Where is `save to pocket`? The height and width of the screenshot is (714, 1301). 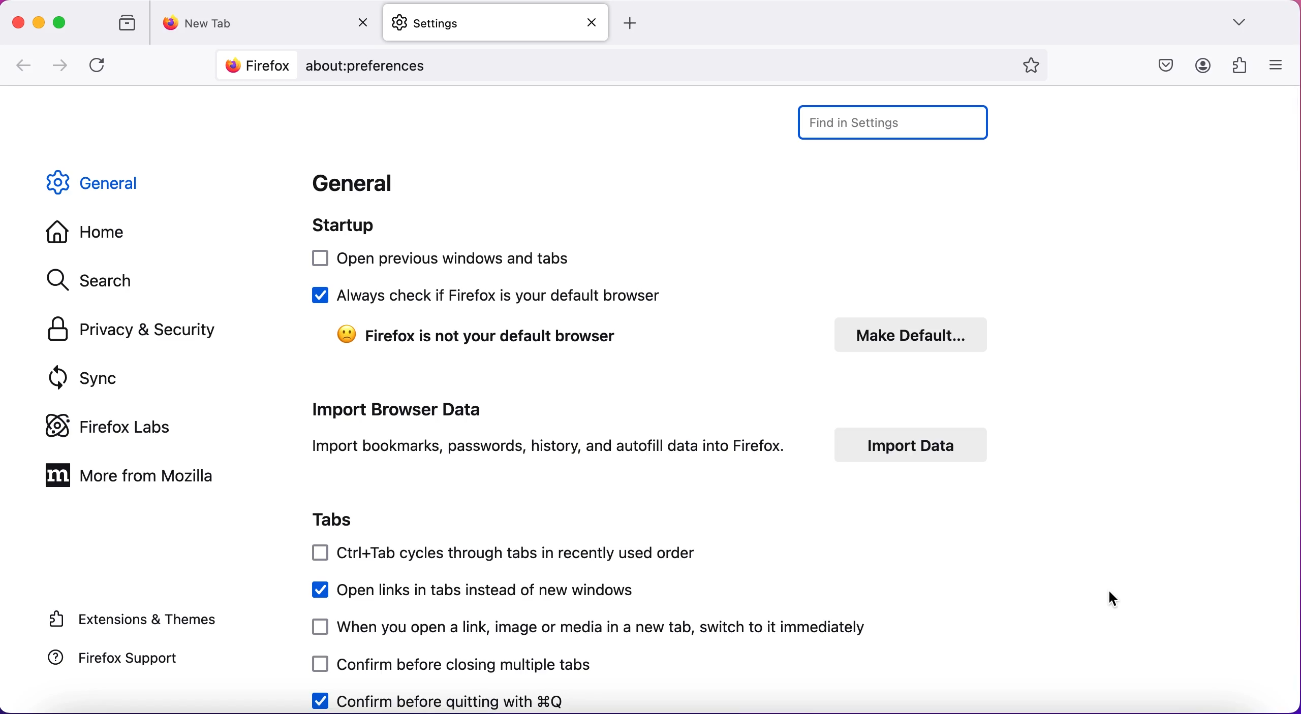 save to pocket is located at coordinates (1168, 66).